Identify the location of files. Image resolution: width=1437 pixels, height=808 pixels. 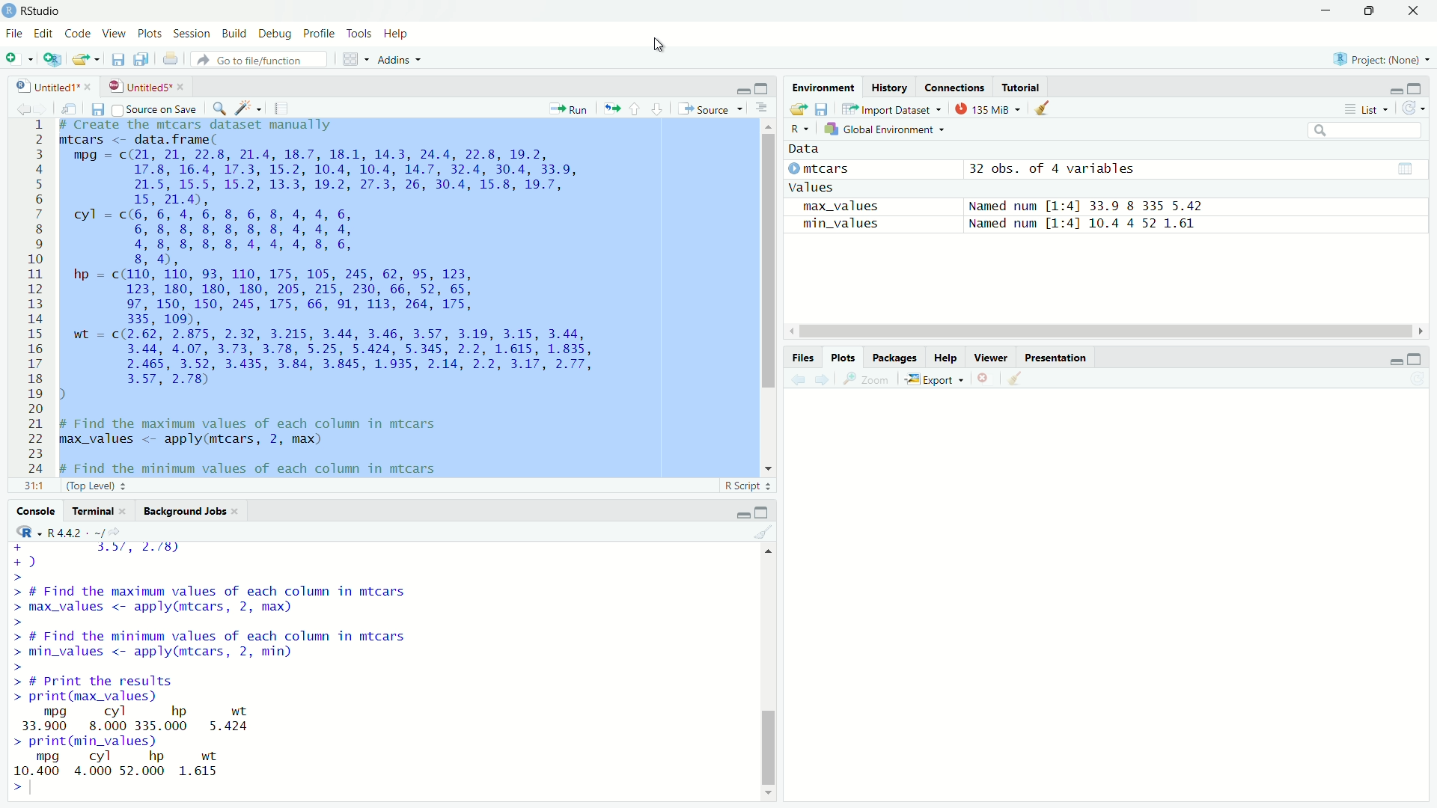
(102, 111).